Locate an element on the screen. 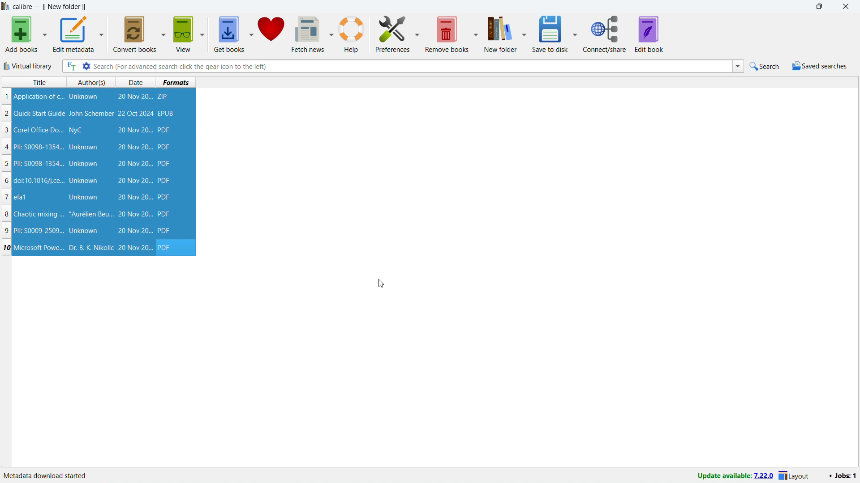 Image resolution: width=860 pixels, height=483 pixels. PII: S0009-2509... is located at coordinates (40, 230).